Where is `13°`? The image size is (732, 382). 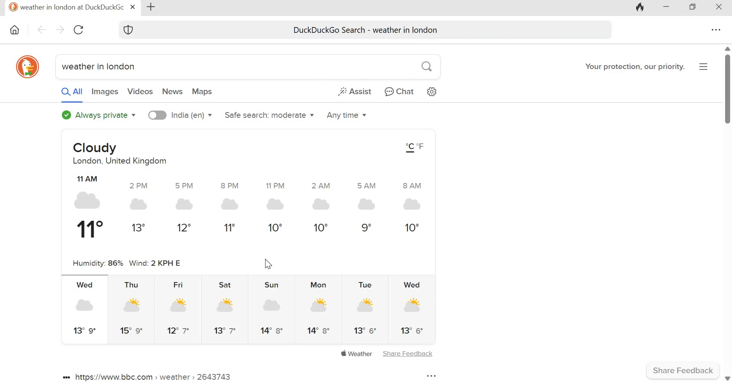 13° is located at coordinates (138, 228).